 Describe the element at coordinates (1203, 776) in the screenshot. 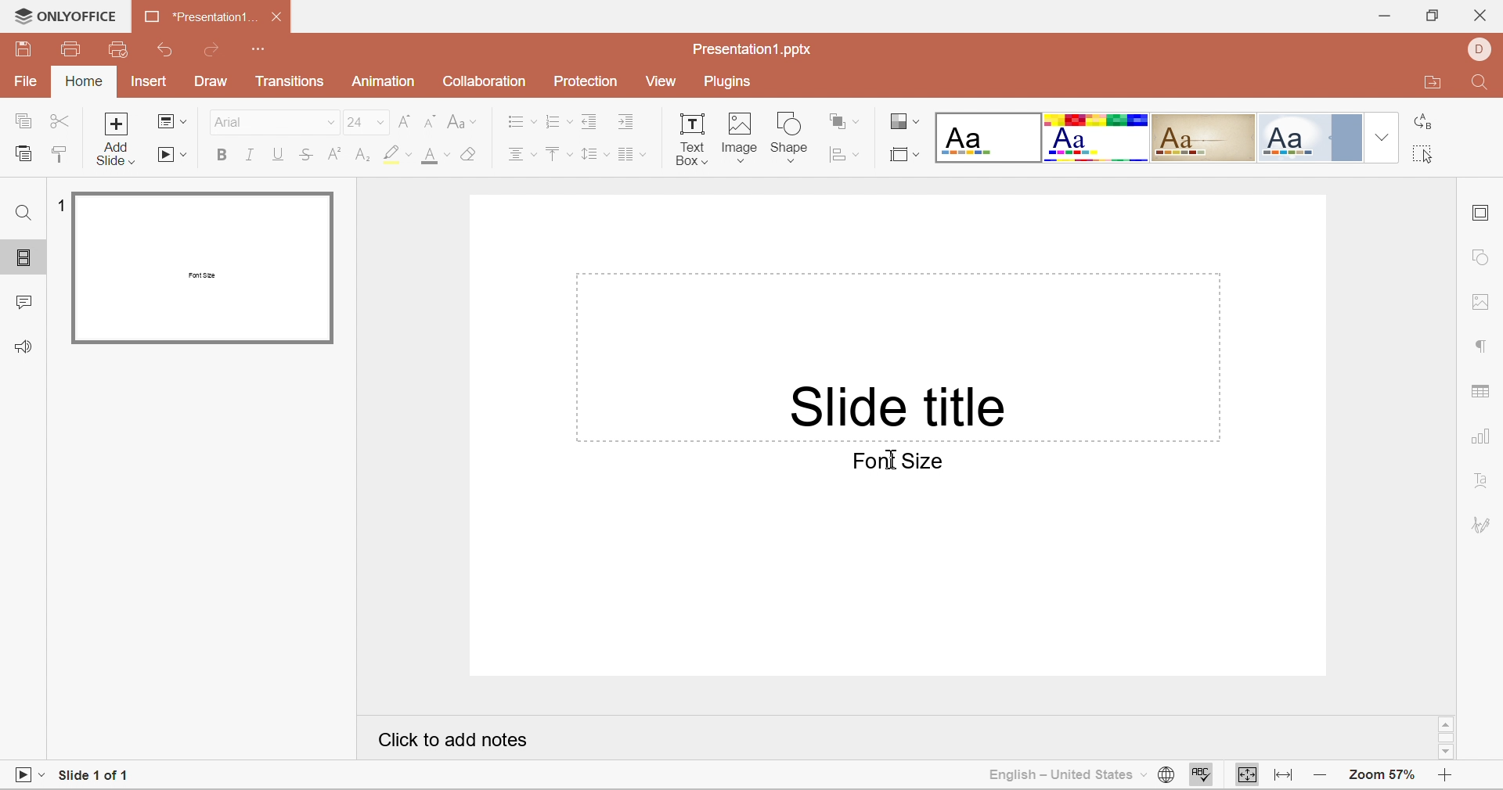

I see `Spell Checking` at that location.